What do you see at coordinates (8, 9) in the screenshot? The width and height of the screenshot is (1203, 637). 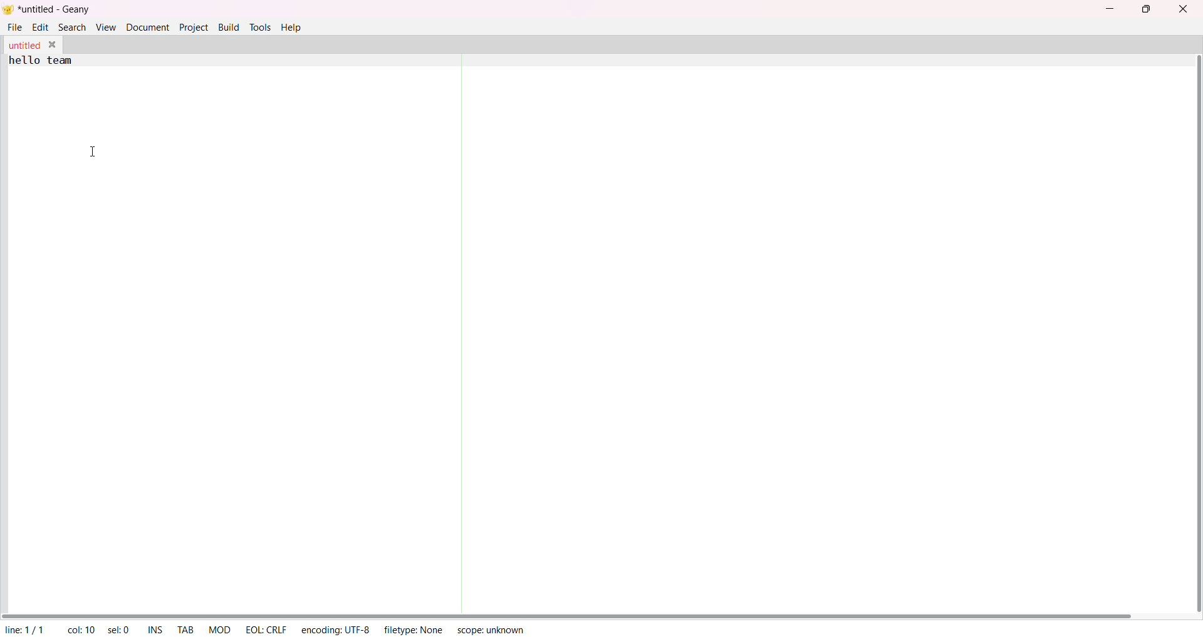 I see `logo` at bounding box center [8, 9].